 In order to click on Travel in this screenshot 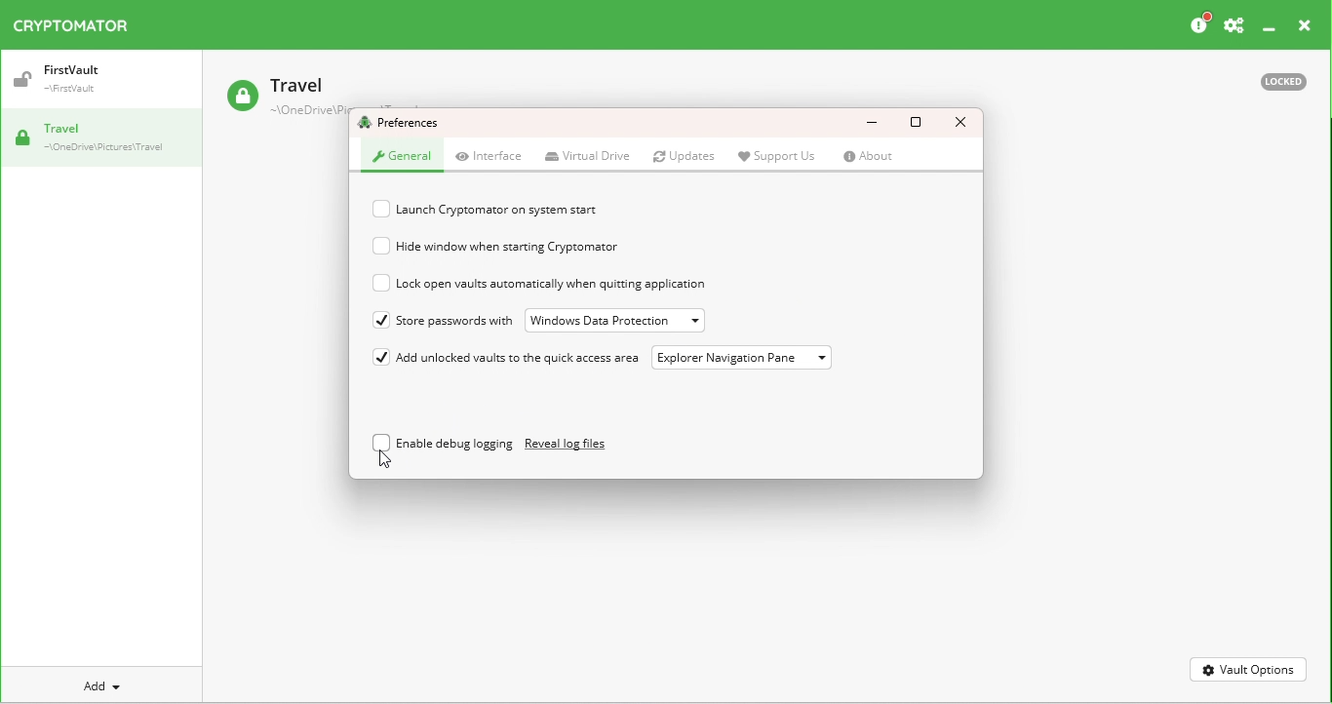, I will do `click(107, 138)`.